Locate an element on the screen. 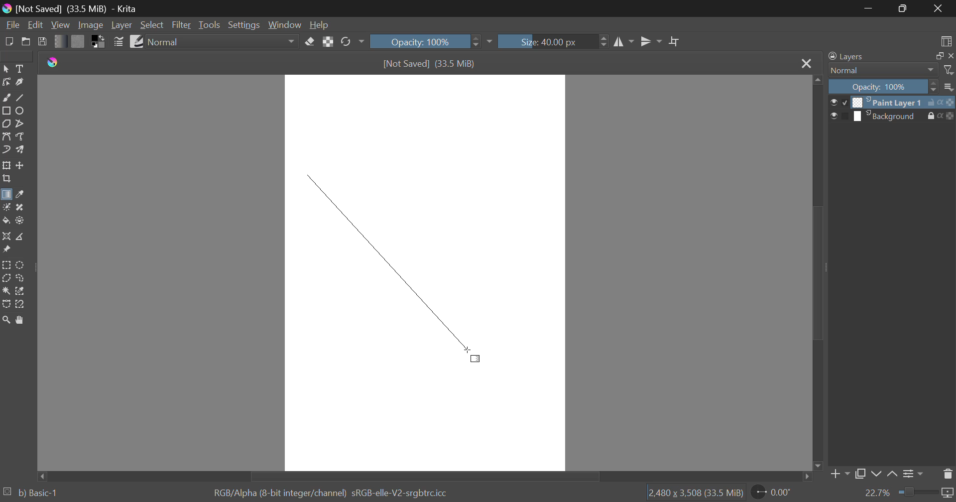 Image resolution: width=956 pixels, height=502 pixels. full screen is located at coordinates (937, 56).